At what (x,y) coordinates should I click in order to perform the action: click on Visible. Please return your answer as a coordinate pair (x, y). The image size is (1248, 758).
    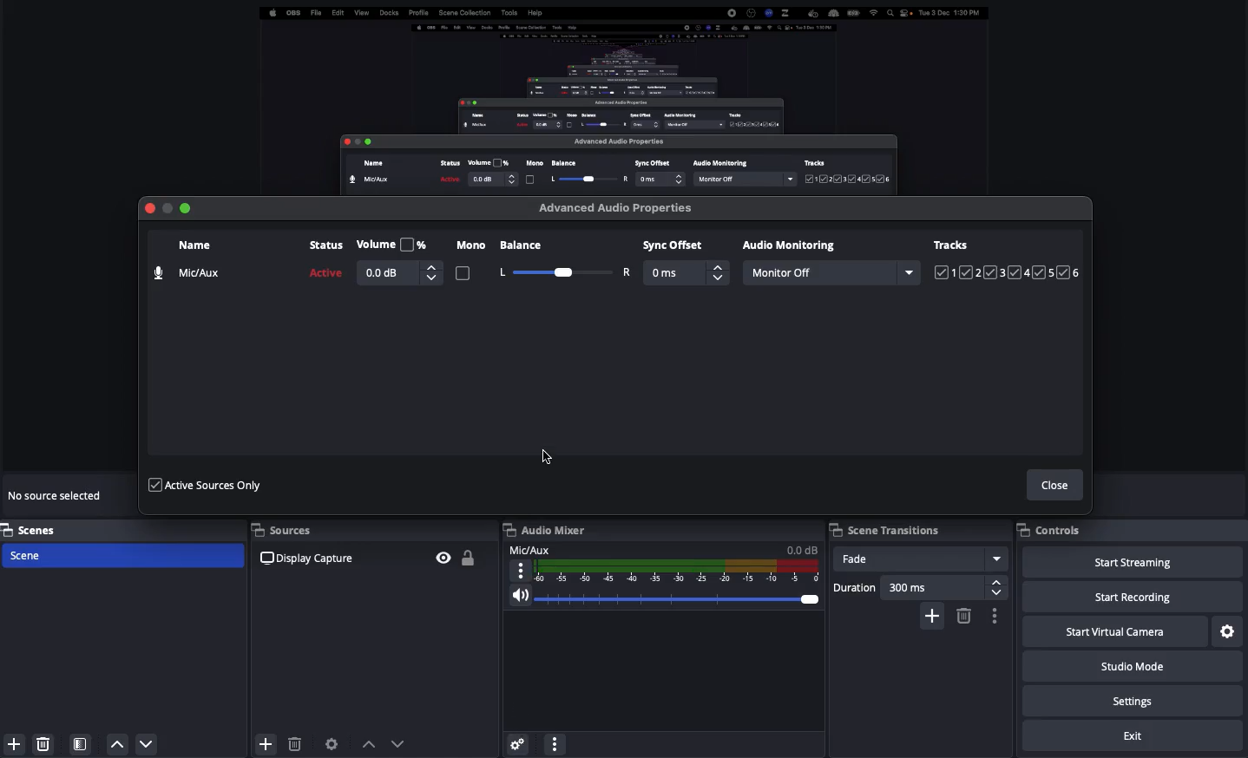
    Looking at the image, I should click on (439, 557).